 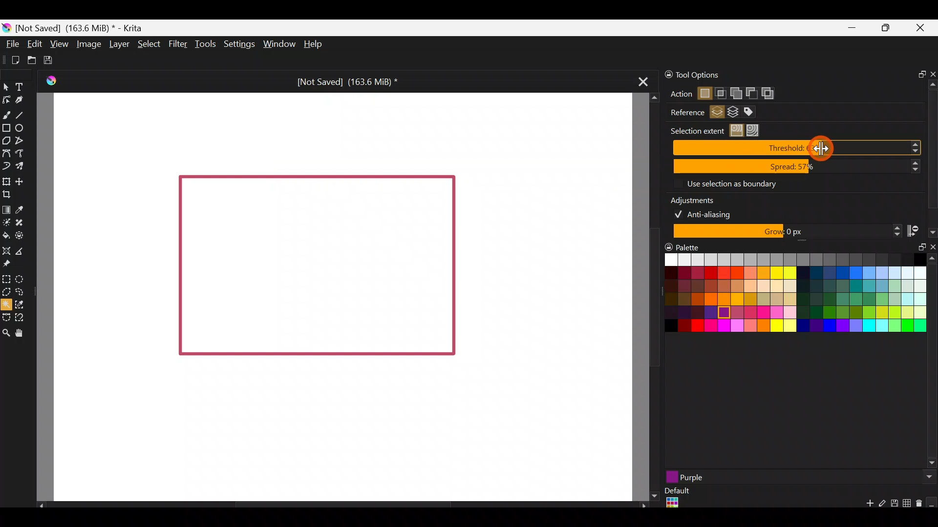 I want to click on Minimize, so click(x=852, y=28).